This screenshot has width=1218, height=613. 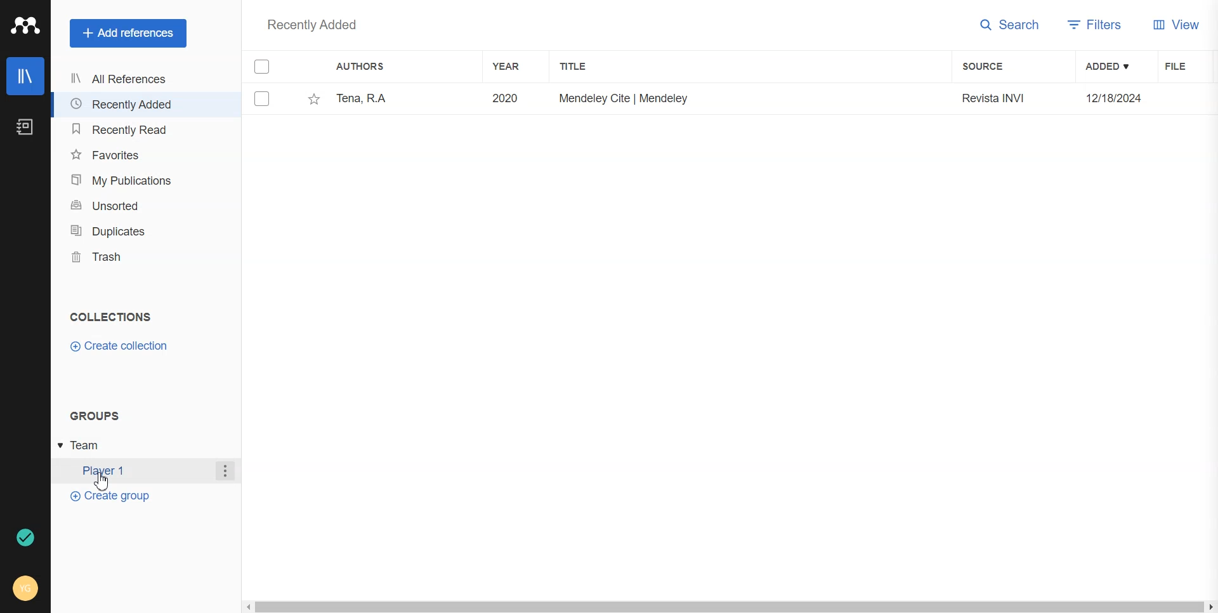 What do you see at coordinates (129, 34) in the screenshot?
I see `Add references` at bounding box center [129, 34].